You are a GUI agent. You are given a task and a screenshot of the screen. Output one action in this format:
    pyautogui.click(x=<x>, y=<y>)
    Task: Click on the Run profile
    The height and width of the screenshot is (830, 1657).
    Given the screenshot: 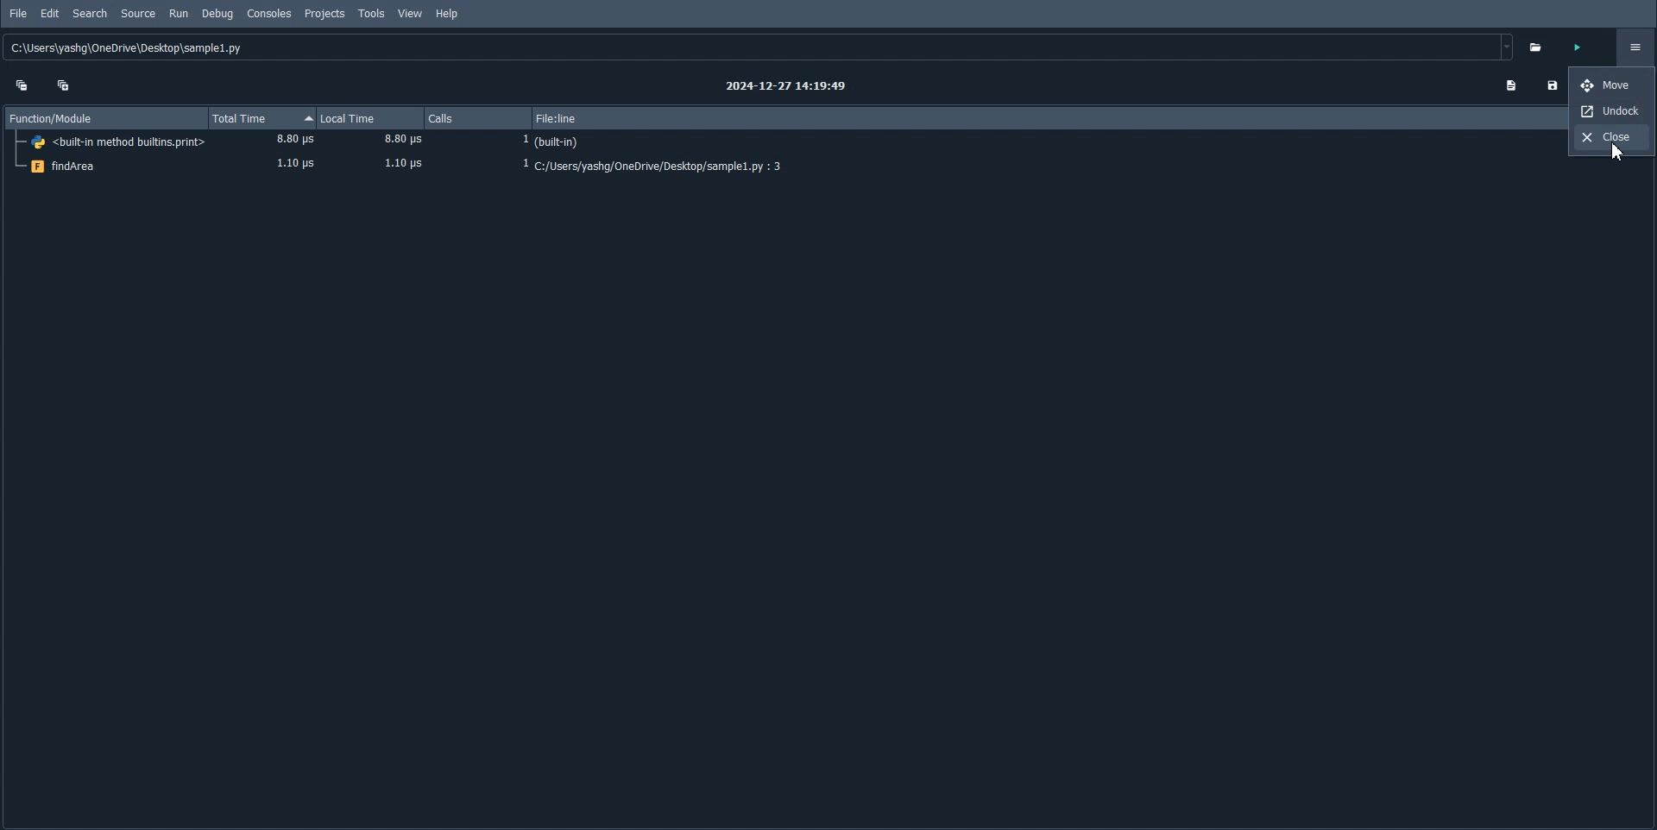 What is the action you would take?
    pyautogui.click(x=1578, y=49)
    